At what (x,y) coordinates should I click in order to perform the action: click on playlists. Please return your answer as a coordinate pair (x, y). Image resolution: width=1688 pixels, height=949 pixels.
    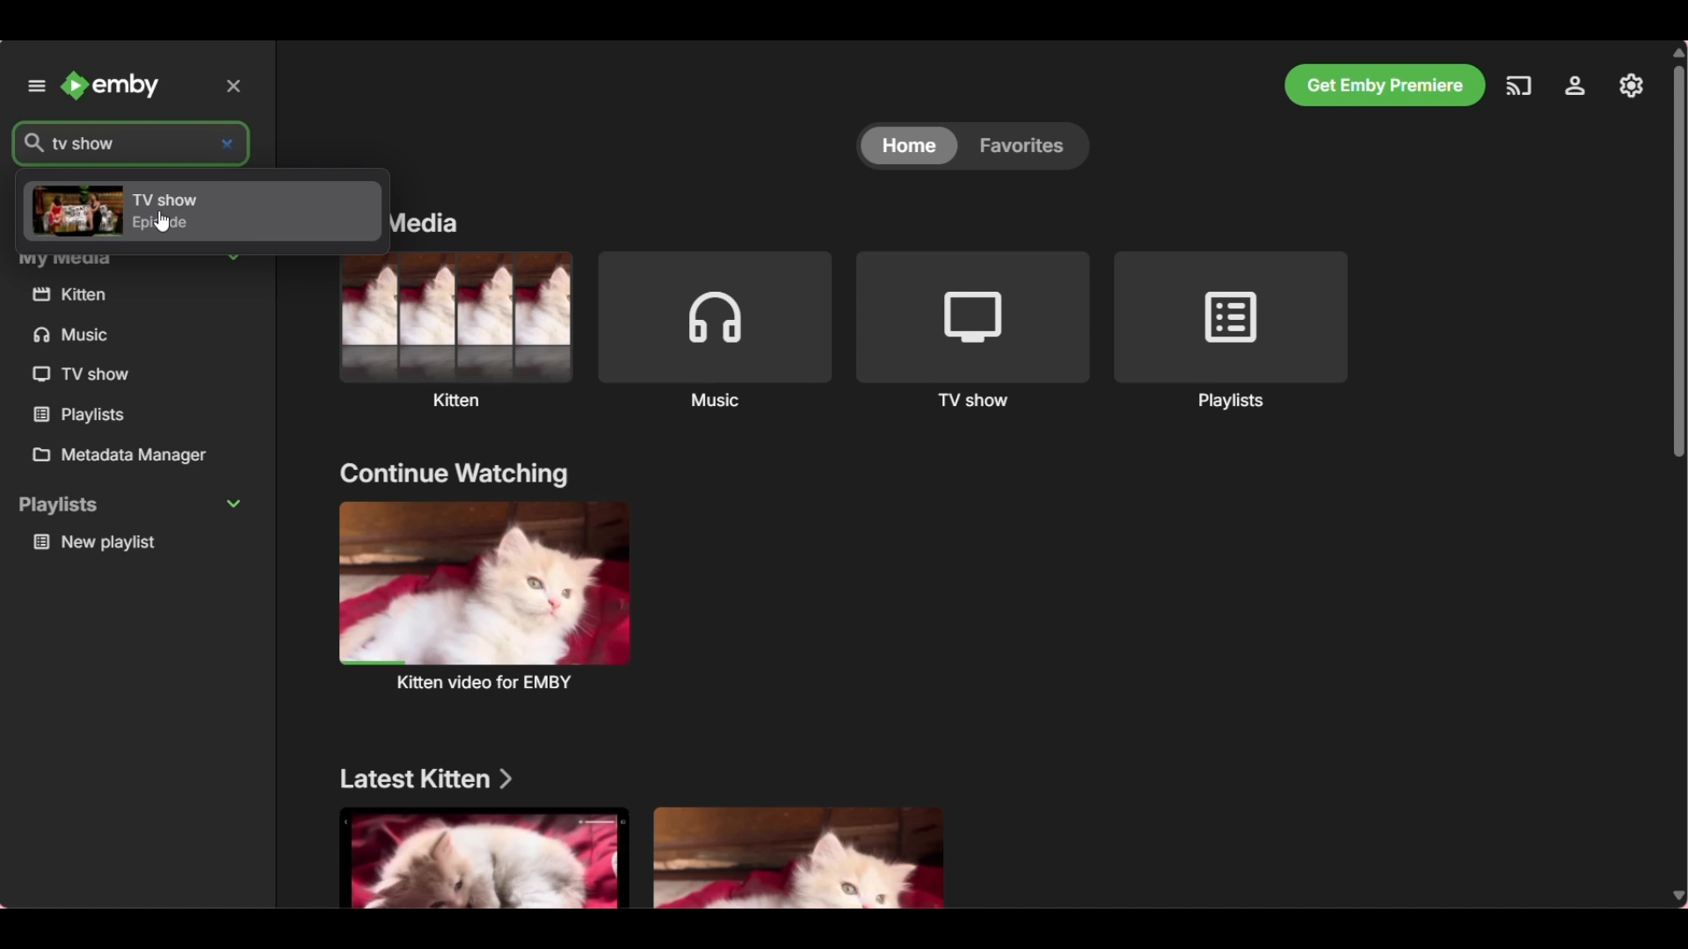
    Looking at the image, I should click on (93, 414).